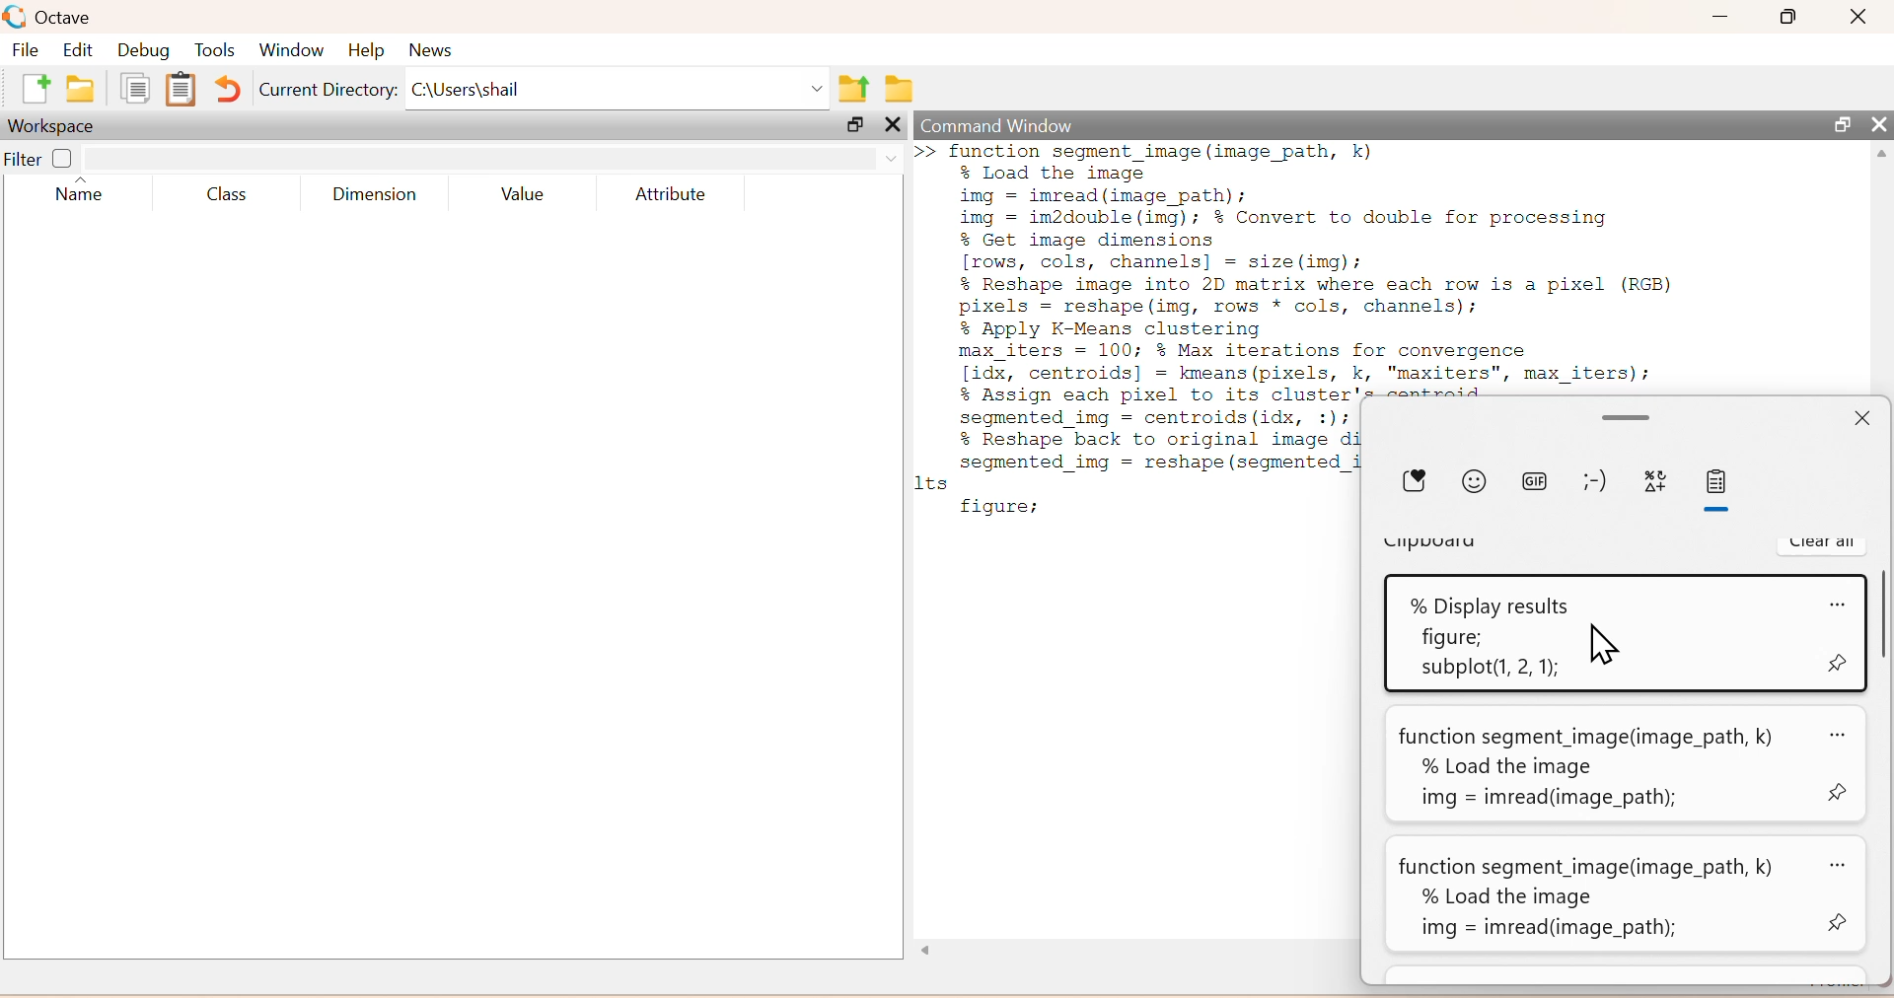  What do you see at coordinates (428, 52) in the screenshot?
I see `News` at bounding box center [428, 52].